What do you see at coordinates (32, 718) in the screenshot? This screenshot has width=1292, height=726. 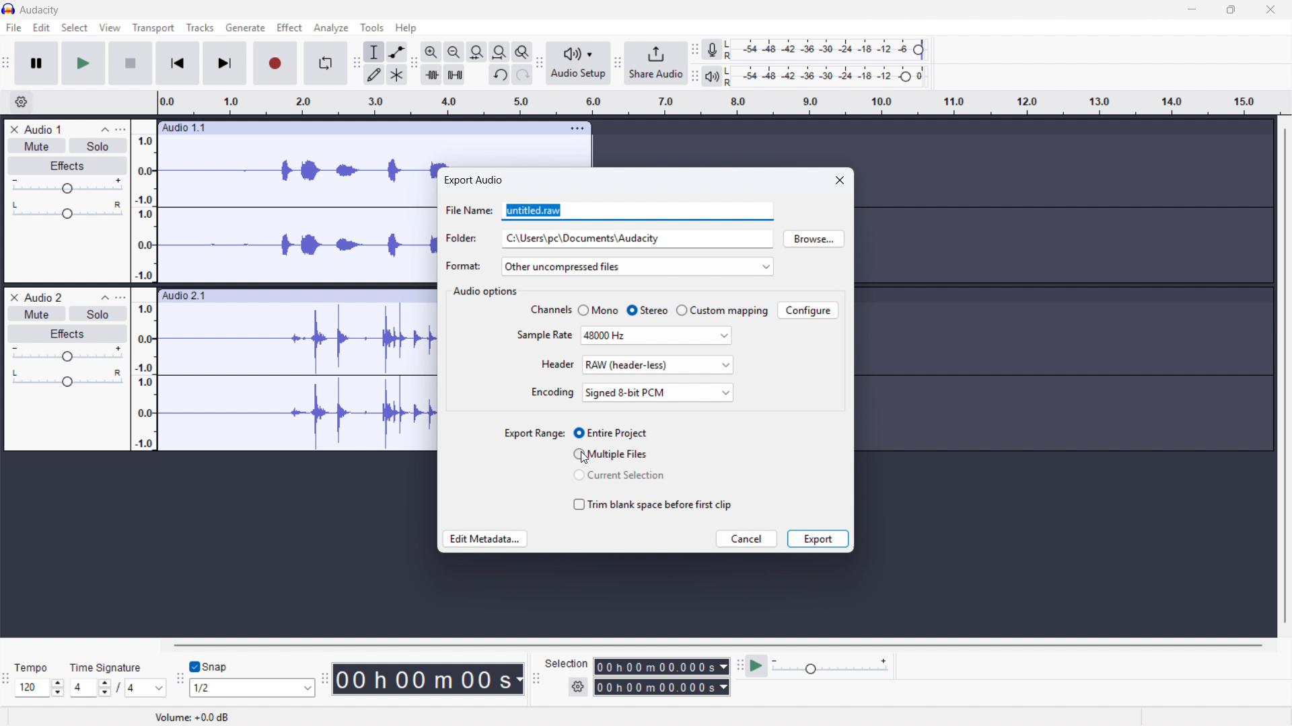 I see `status: stopped` at bounding box center [32, 718].